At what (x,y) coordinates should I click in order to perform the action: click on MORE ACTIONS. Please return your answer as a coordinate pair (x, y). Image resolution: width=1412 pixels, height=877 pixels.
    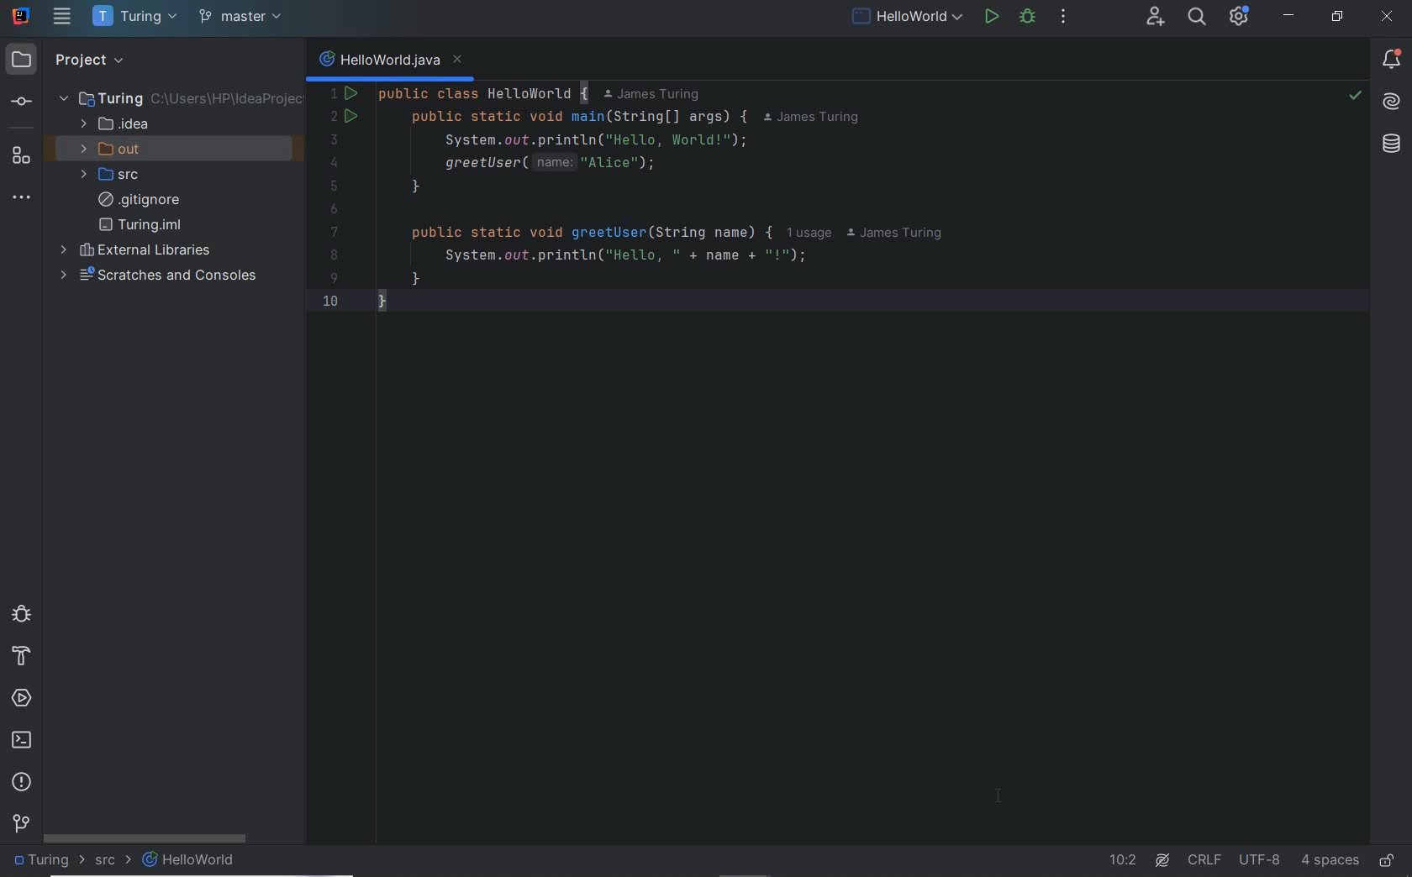
    Looking at the image, I should click on (1063, 15).